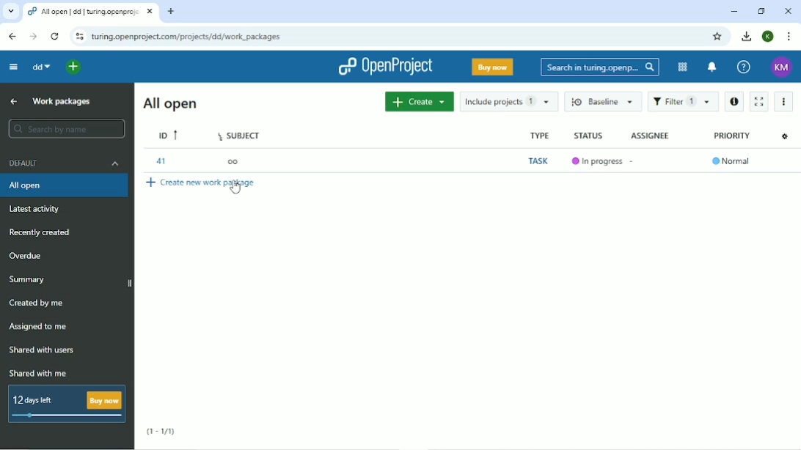 The width and height of the screenshot is (801, 450). Describe the element at coordinates (65, 186) in the screenshot. I see `All open` at that location.